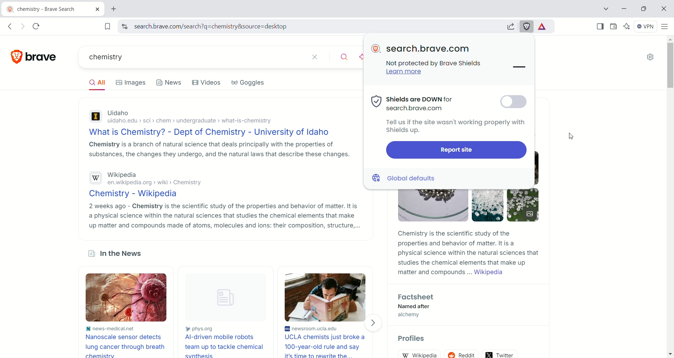 The height and width of the screenshot is (358, 674). I want to click on image related to lung cancer, so click(127, 297).